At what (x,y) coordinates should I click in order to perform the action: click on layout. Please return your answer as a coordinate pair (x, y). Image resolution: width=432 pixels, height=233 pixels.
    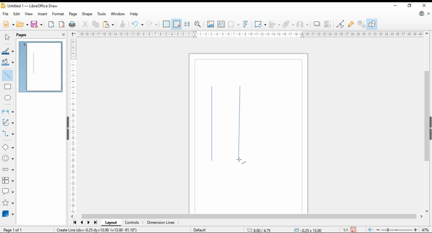
    Looking at the image, I should click on (111, 223).